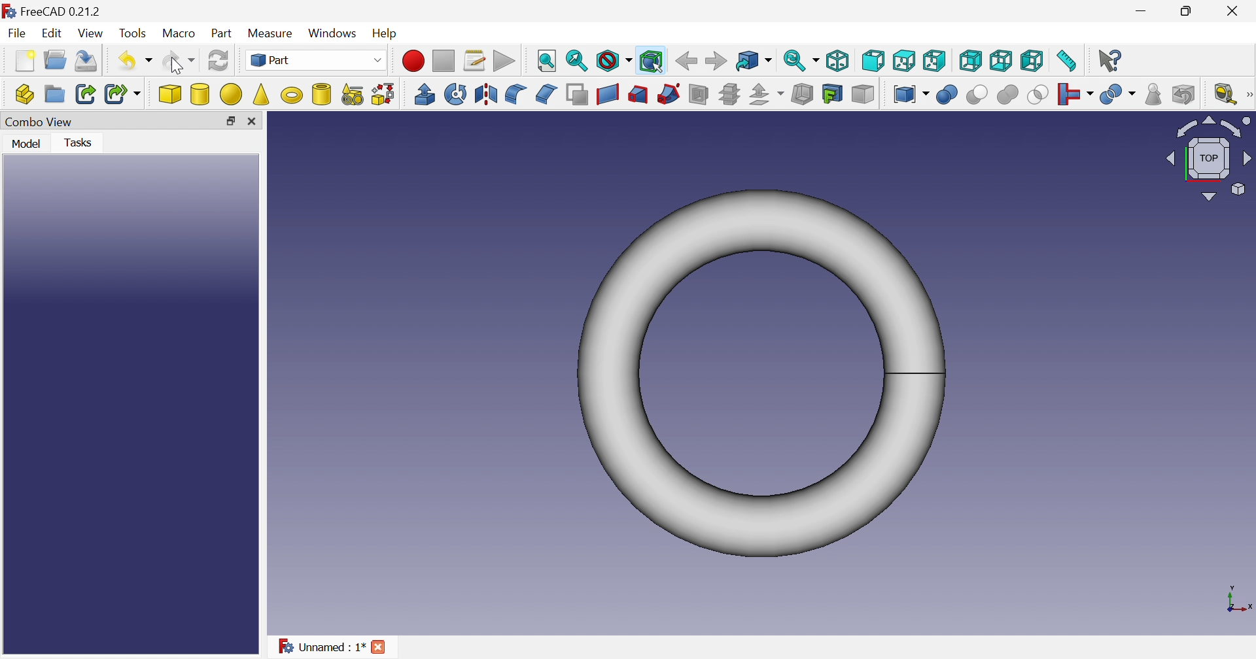  Describe the element at coordinates (608, 94) in the screenshot. I see `Create ruled surface...` at that location.